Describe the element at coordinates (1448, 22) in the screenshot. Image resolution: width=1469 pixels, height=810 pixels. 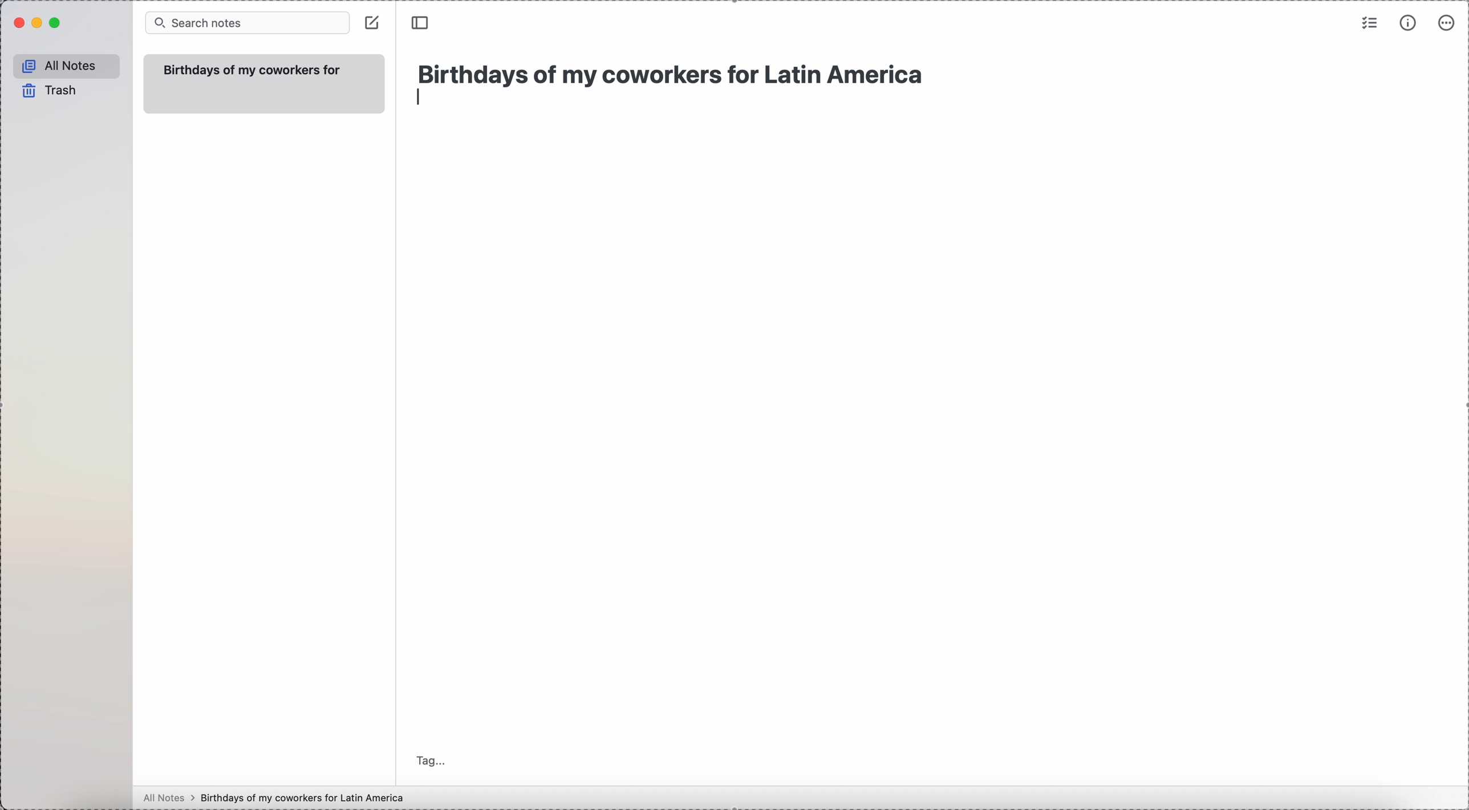
I see `more options` at that location.